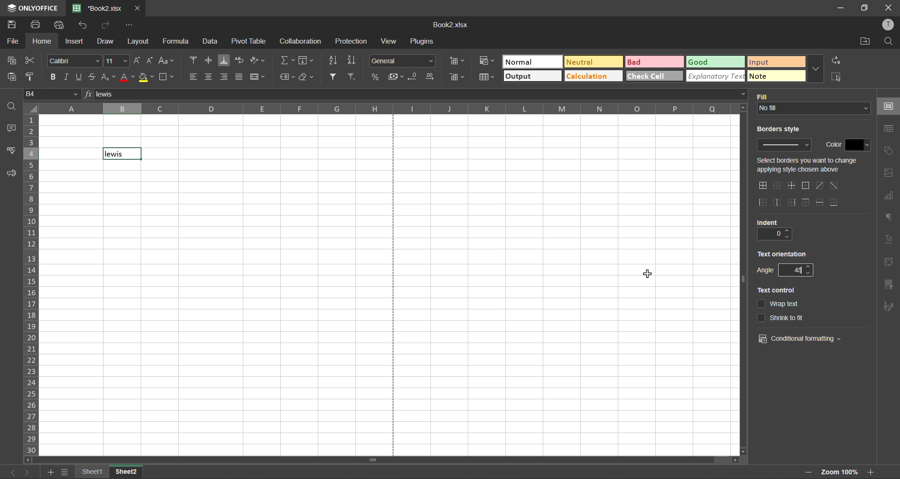 The height and width of the screenshot is (479, 900). I want to click on row numbers, so click(31, 284).